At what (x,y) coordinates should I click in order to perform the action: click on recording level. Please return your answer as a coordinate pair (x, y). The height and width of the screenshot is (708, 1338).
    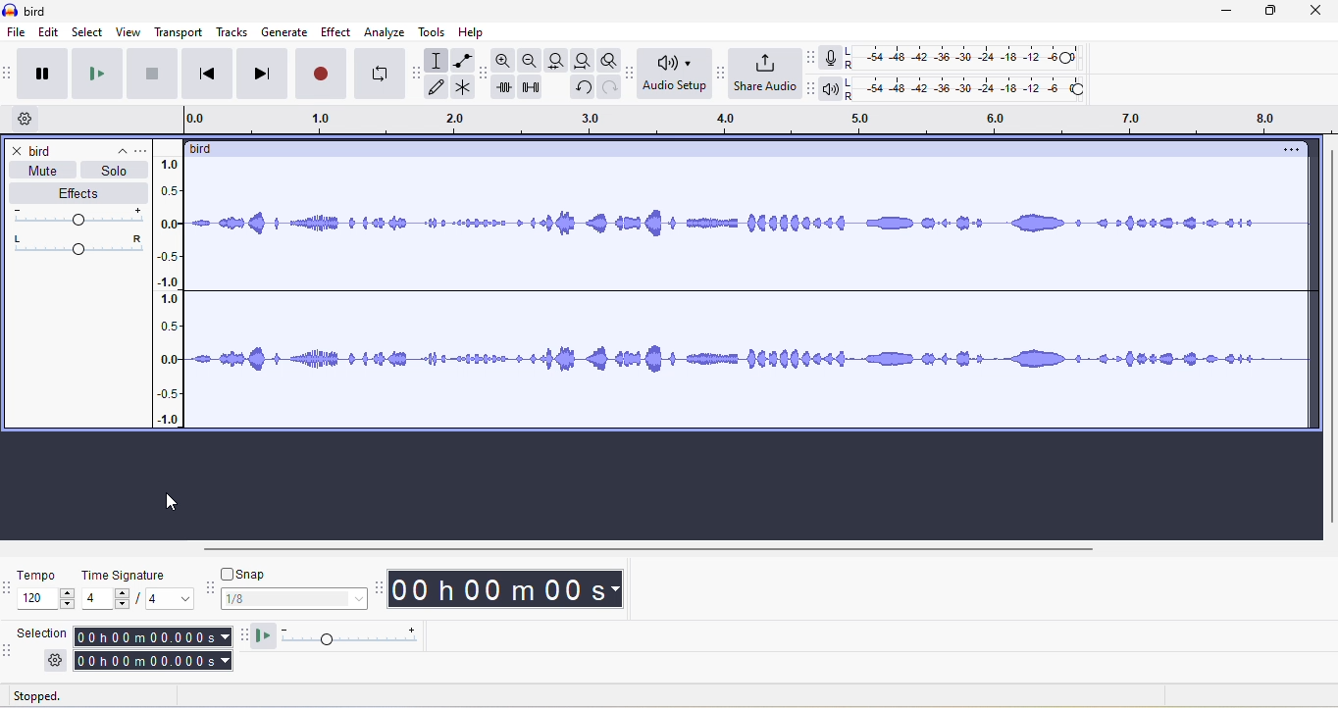
    Looking at the image, I should click on (976, 56).